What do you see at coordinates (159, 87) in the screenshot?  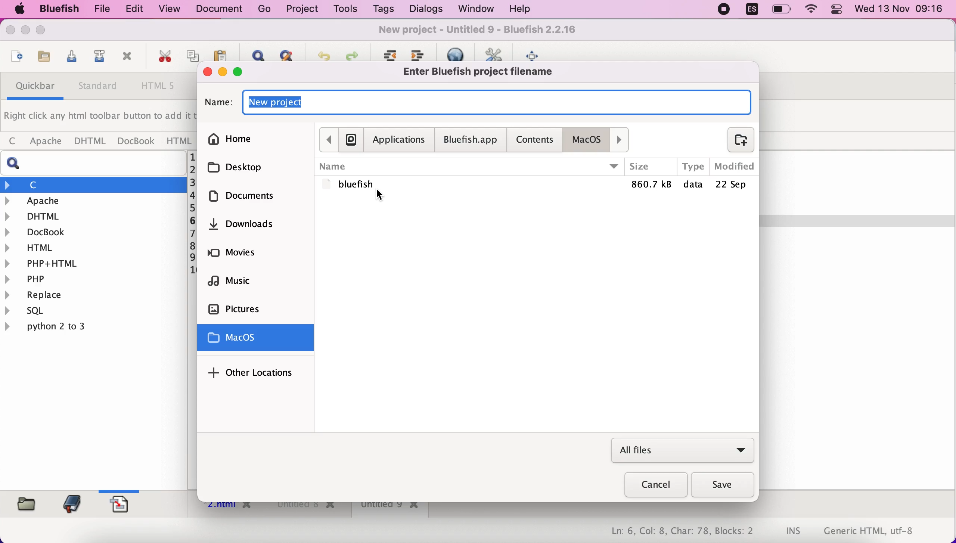 I see `html5` at bounding box center [159, 87].